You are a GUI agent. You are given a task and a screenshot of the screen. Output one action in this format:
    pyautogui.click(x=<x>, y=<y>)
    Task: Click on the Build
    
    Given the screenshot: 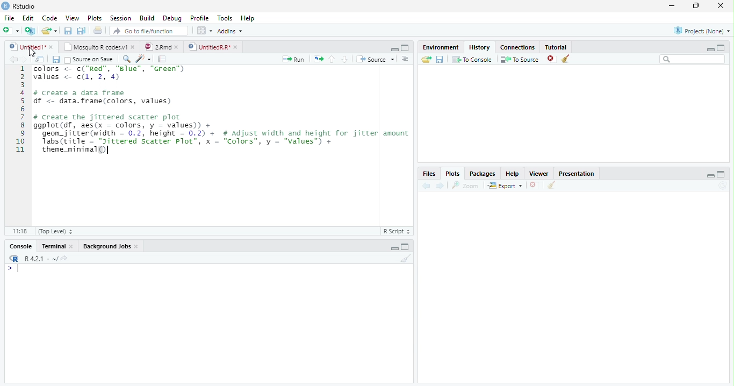 What is the action you would take?
    pyautogui.click(x=146, y=18)
    